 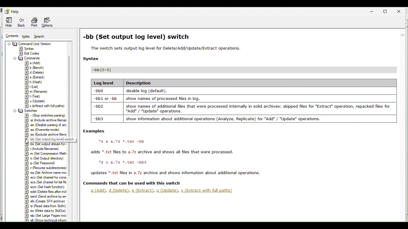 I want to click on 12] Exit Codes, so click(x=30, y=53).